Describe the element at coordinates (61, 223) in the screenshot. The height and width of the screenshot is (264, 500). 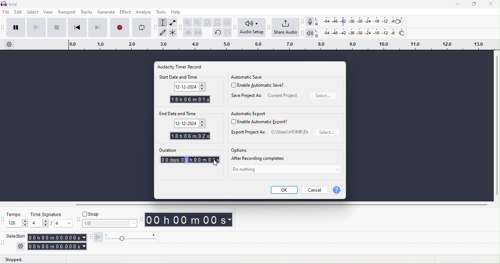
I see `value` at that location.